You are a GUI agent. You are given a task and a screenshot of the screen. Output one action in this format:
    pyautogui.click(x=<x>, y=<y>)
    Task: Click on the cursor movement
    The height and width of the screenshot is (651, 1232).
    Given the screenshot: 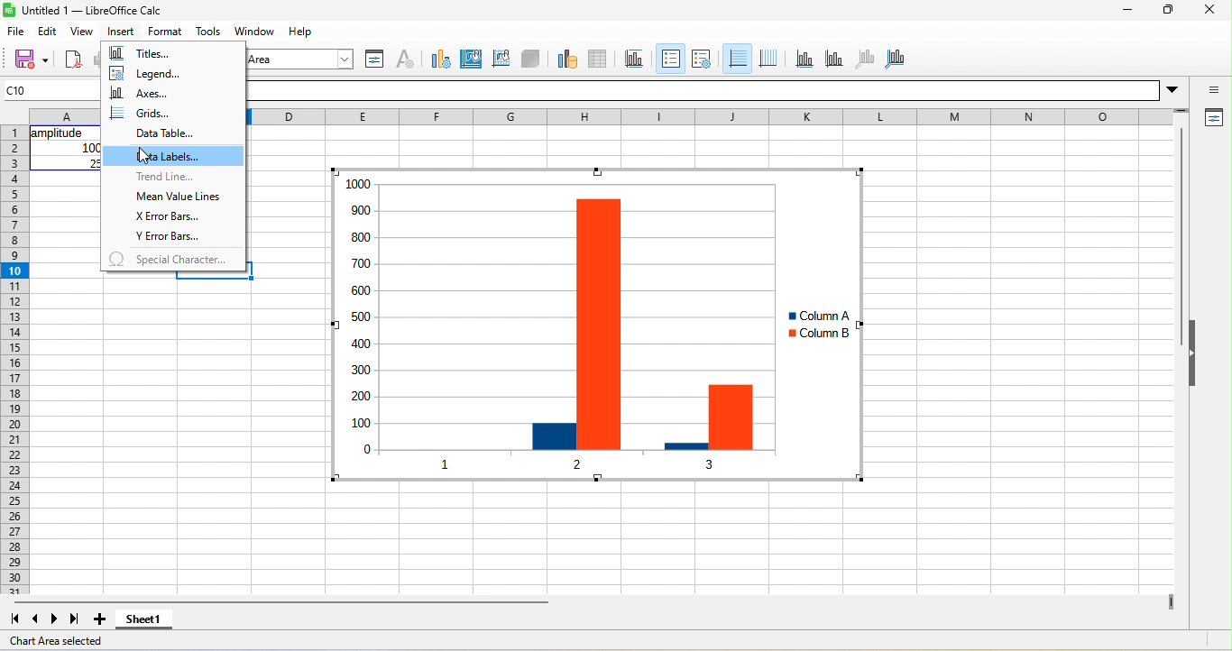 What is the action you would take?
    pyautogui.click(x=150, y=157)
    